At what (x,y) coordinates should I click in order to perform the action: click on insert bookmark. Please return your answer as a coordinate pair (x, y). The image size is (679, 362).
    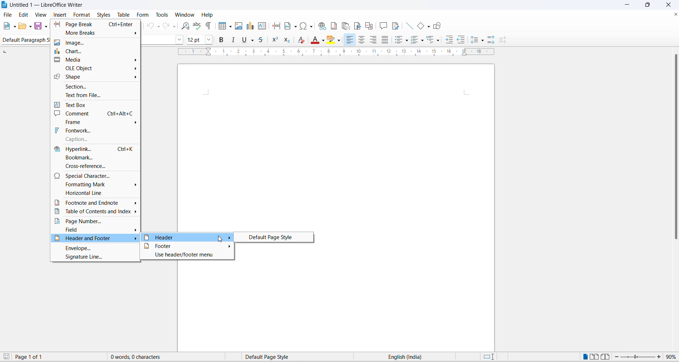
    Looking at the image, I should click on (357, 25).